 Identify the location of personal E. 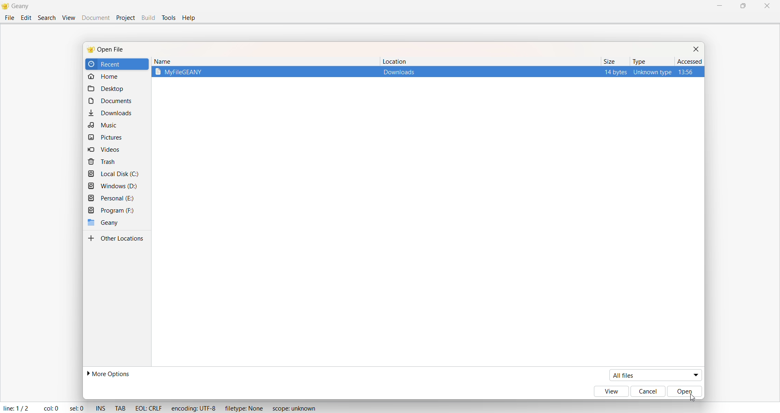
(111, 198).